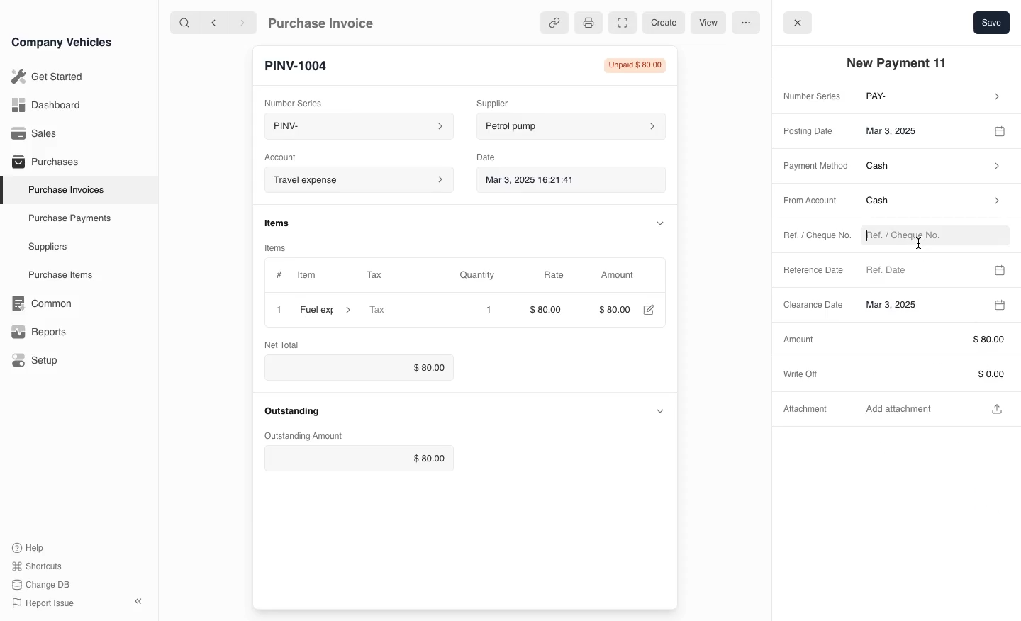 Image resolution: width=1021 pixels, height=621 pixels. What do you see at coordinates (587, 22) in the screenshot?
I see `print` at bounding box center [587, 22].